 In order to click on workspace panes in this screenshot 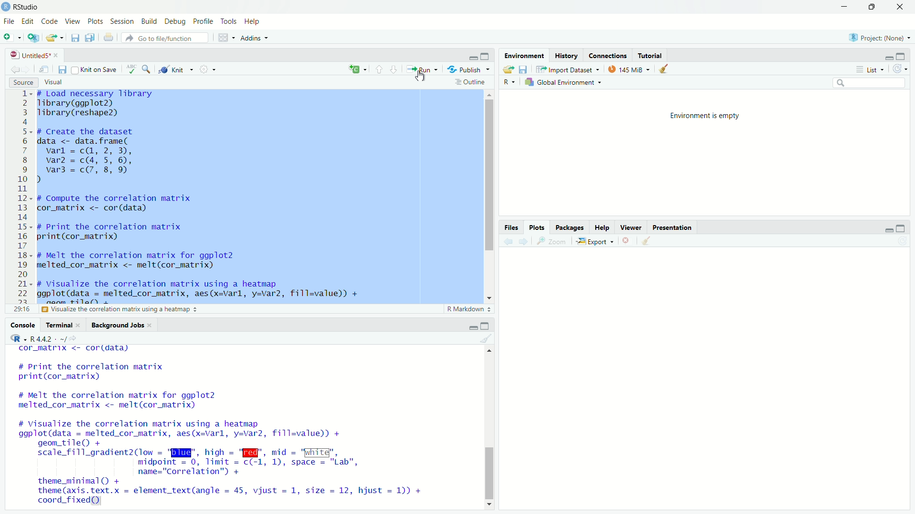, I will do `click(224, 38)`.